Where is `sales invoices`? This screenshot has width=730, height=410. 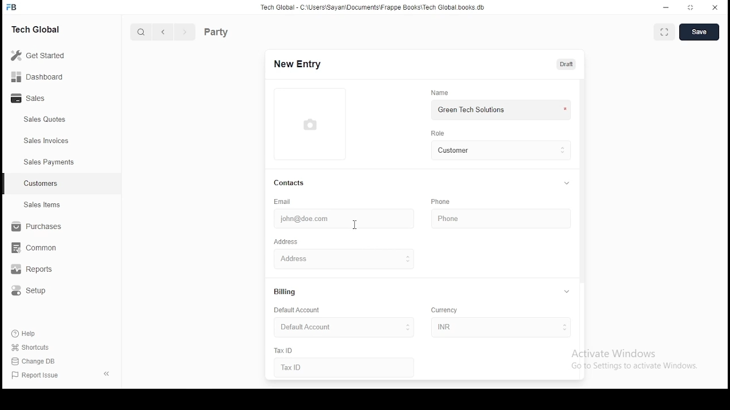 sales invoices is located at coordinates (46, 141).